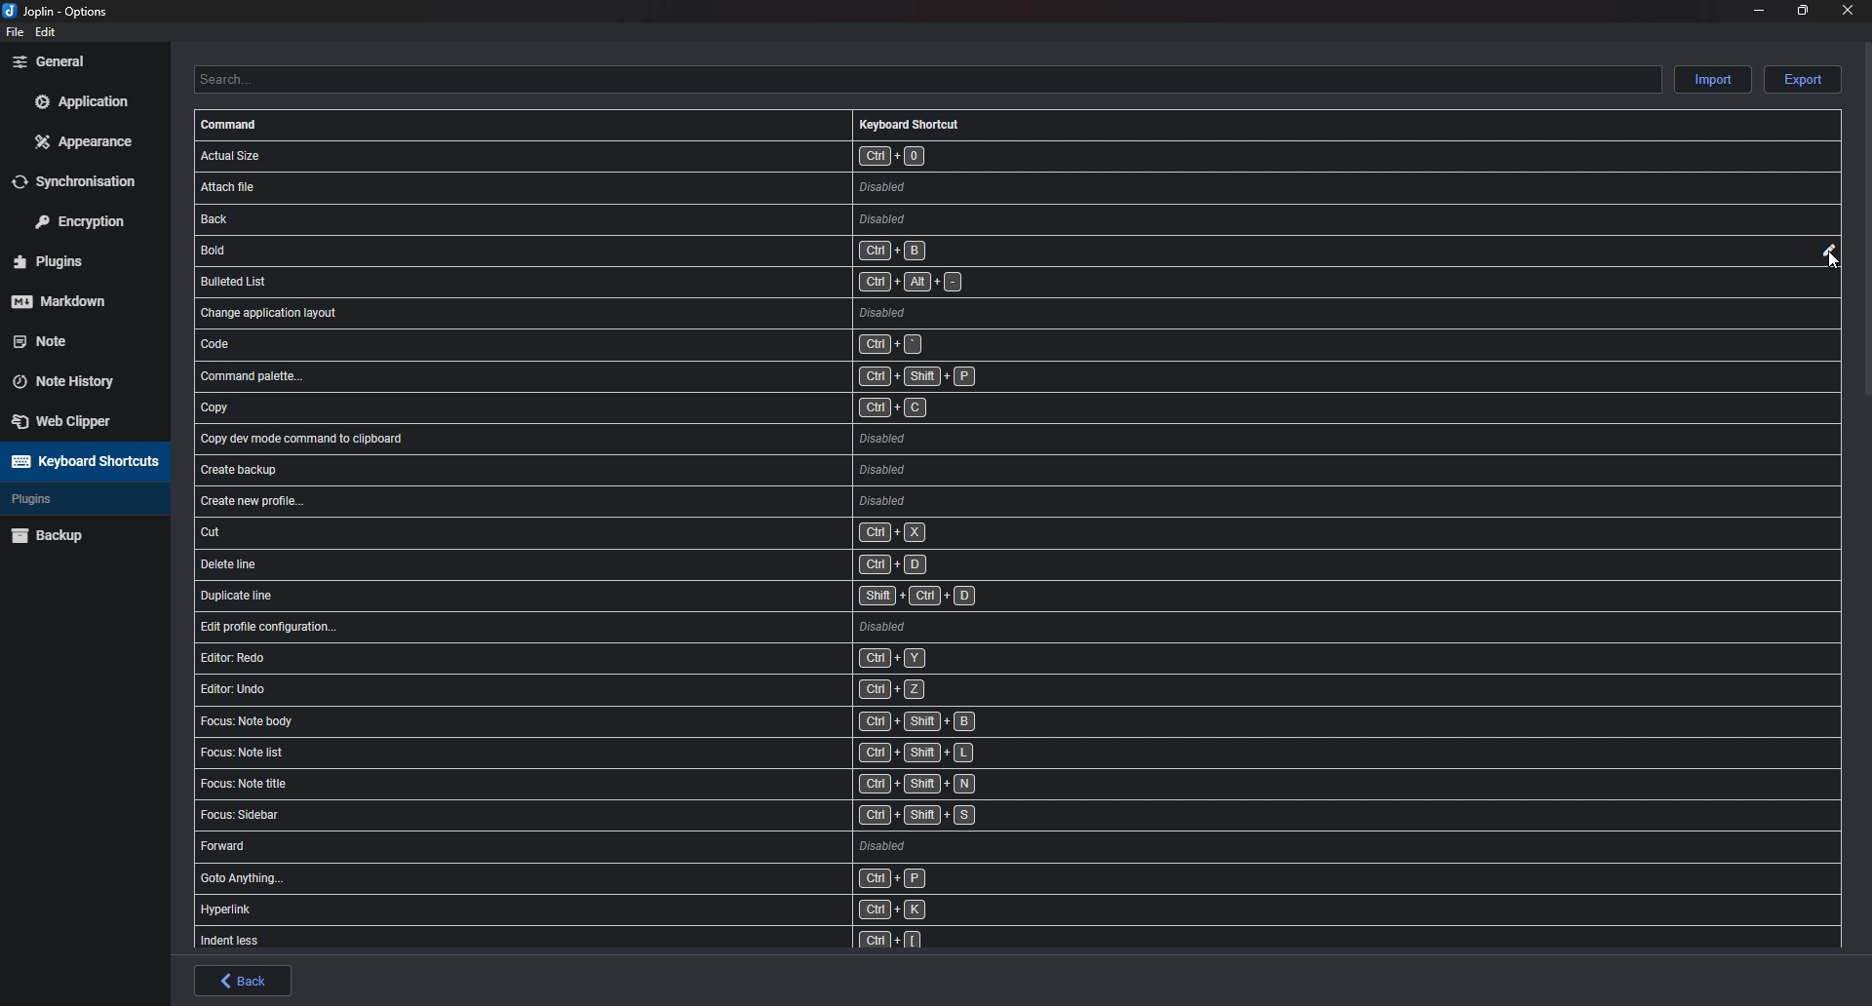 This screenshot has width=1872, height=1006. Describe the element at coordinates (658, 533) in the screenshot. I see `shortcut` at that location.